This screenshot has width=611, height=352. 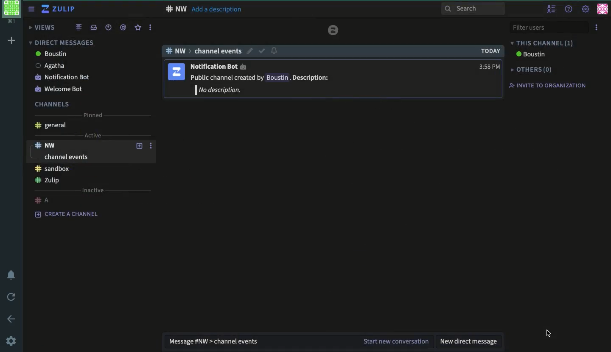 I want to click on views, so click(x=40, y=28).